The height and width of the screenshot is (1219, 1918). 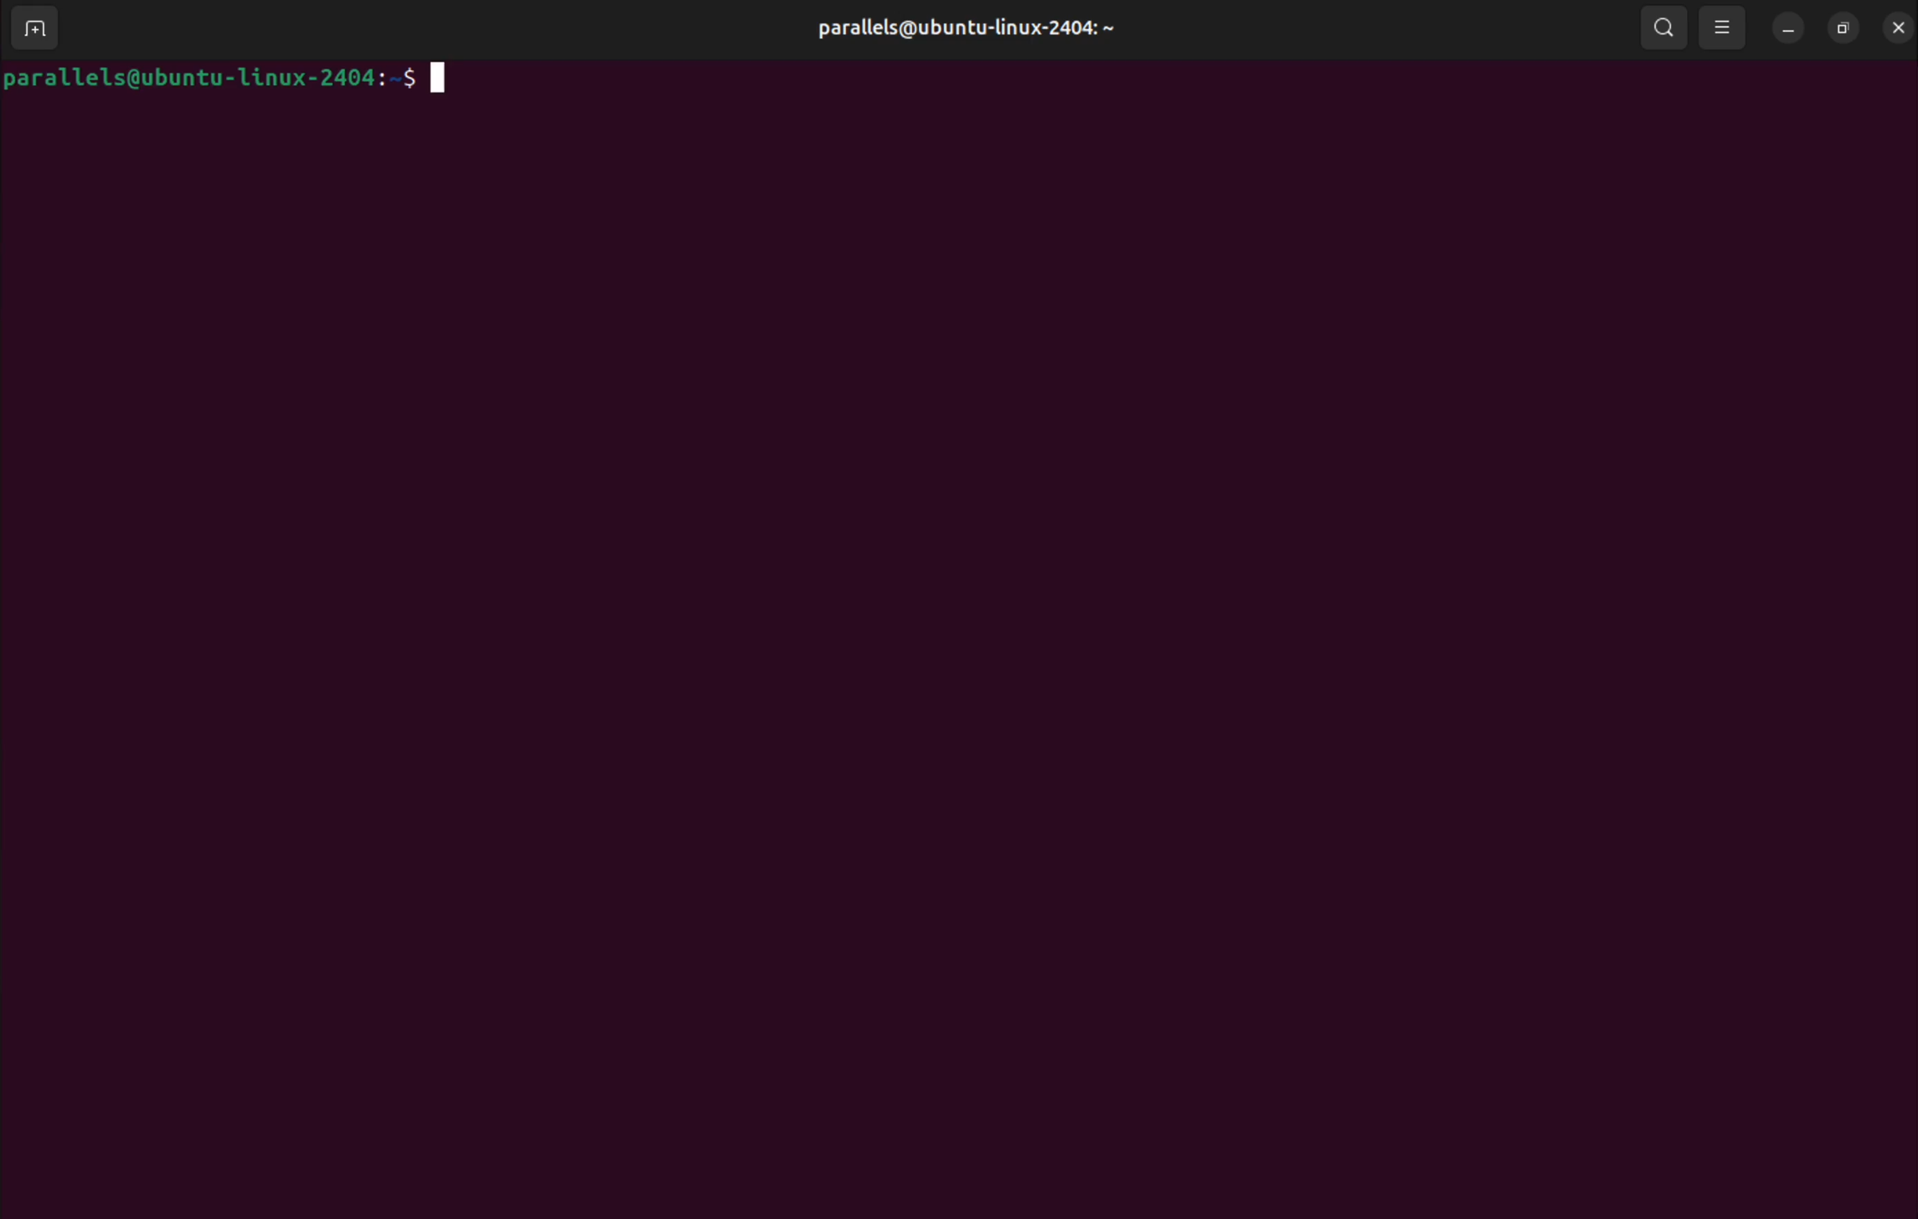 What do you see at coordinates (439, 80) in the screenshot?
I see `Cursor` at bounding box center [439, 80].